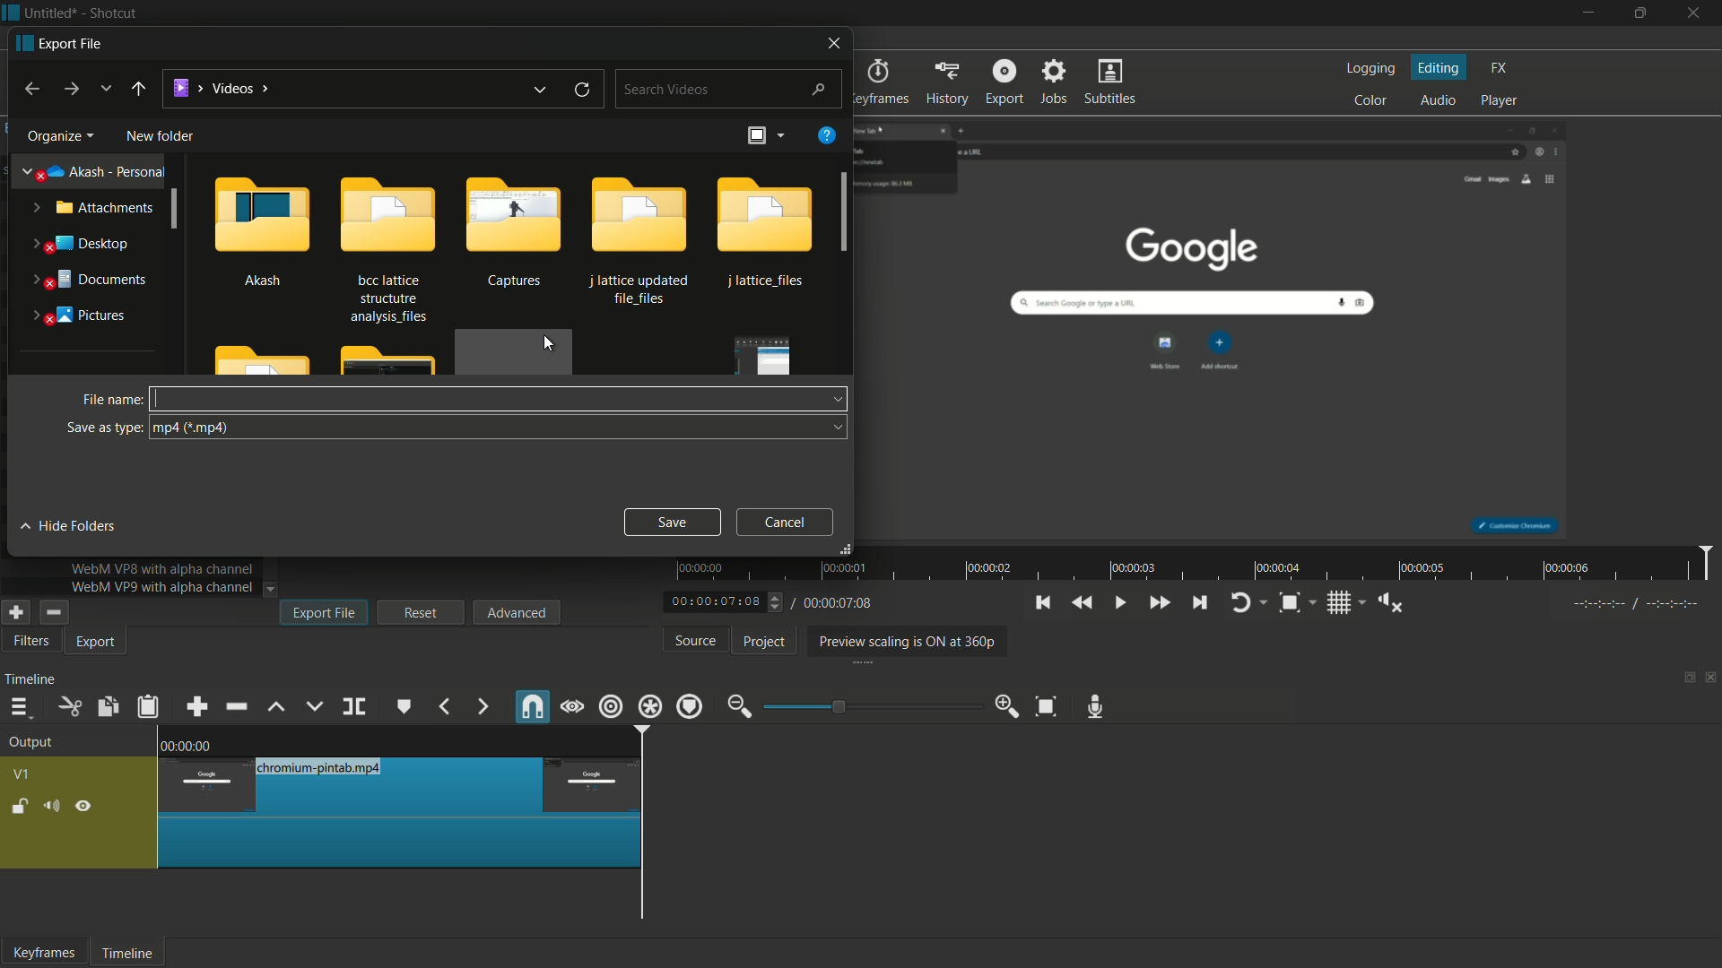 This screenshot has width=1722, height=968. I want to click on minimize, so click(1588, 13).